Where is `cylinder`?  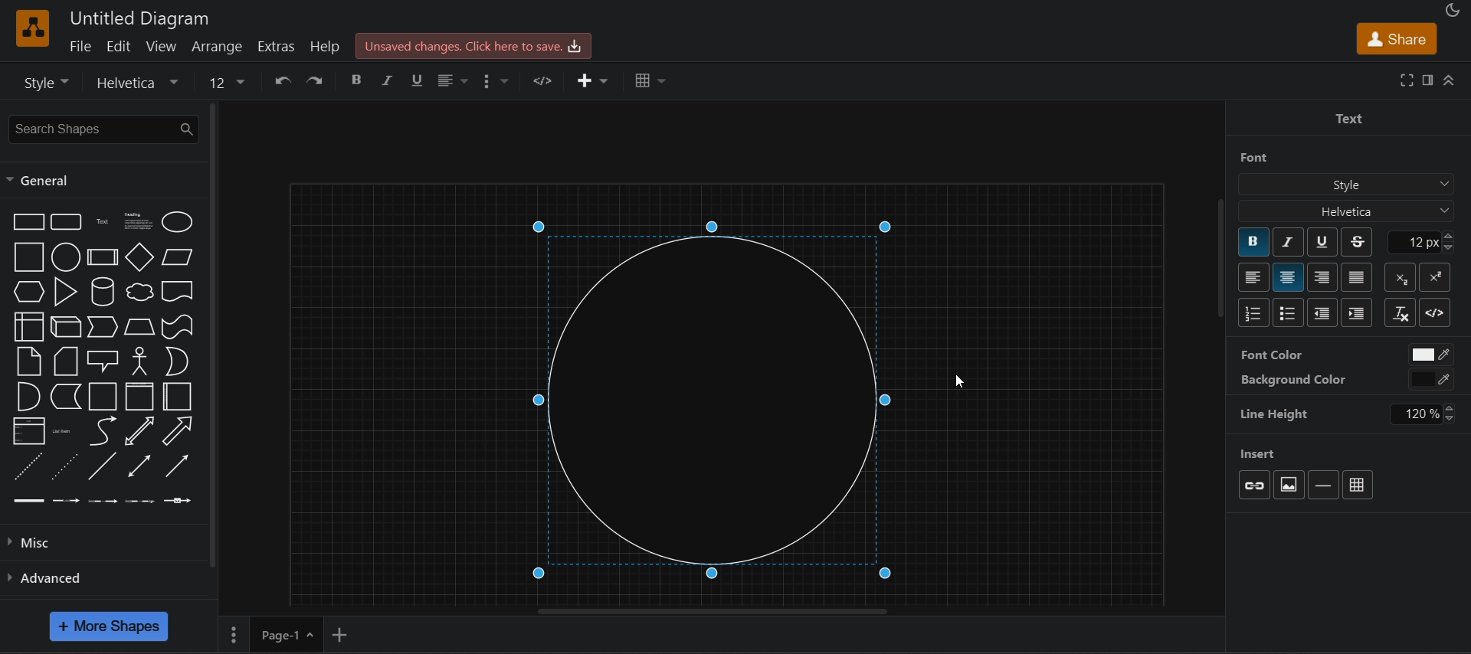 cylinder is located at coordinates (105, 292).